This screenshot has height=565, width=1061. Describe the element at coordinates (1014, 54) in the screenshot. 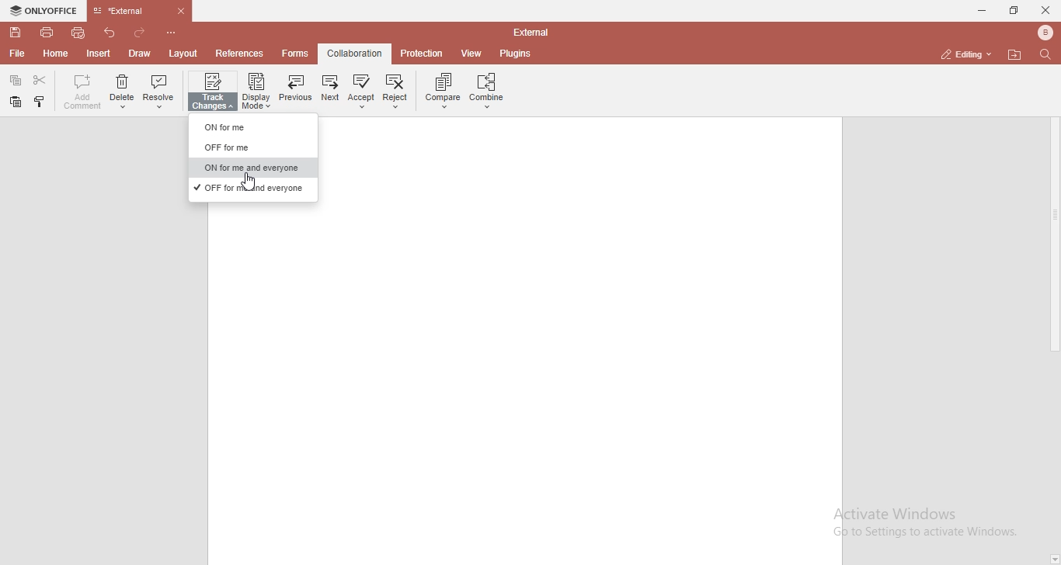

I see `open file location` at that location.